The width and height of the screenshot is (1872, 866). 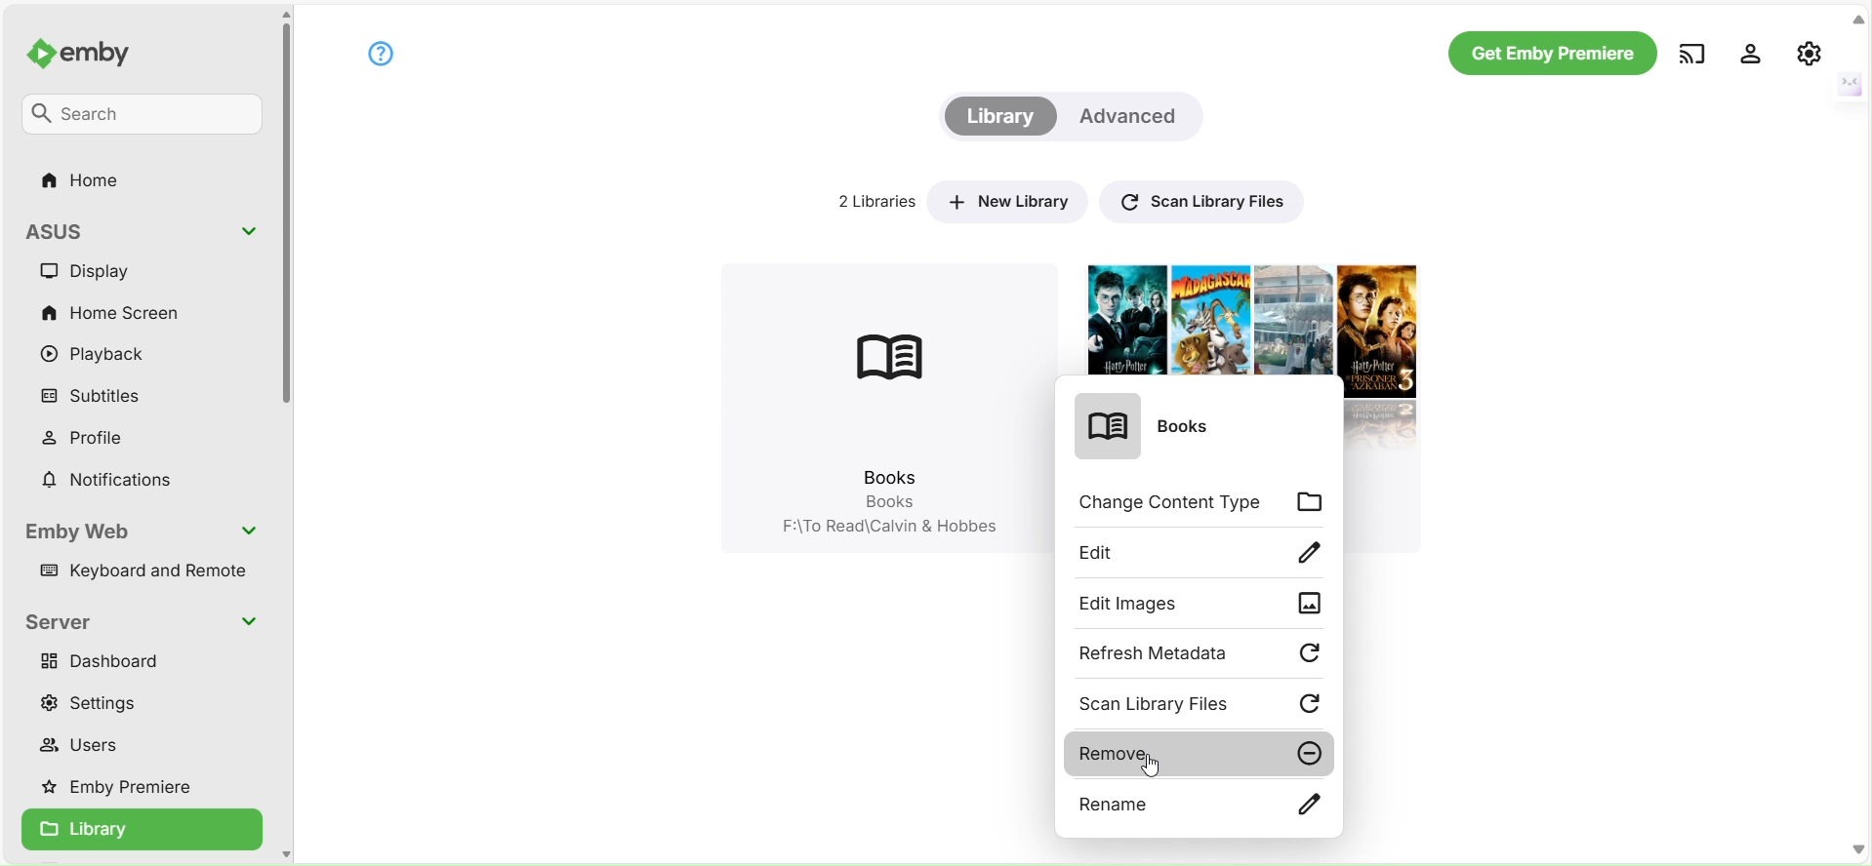 I want to click on Help, so click(x=380, y=53).